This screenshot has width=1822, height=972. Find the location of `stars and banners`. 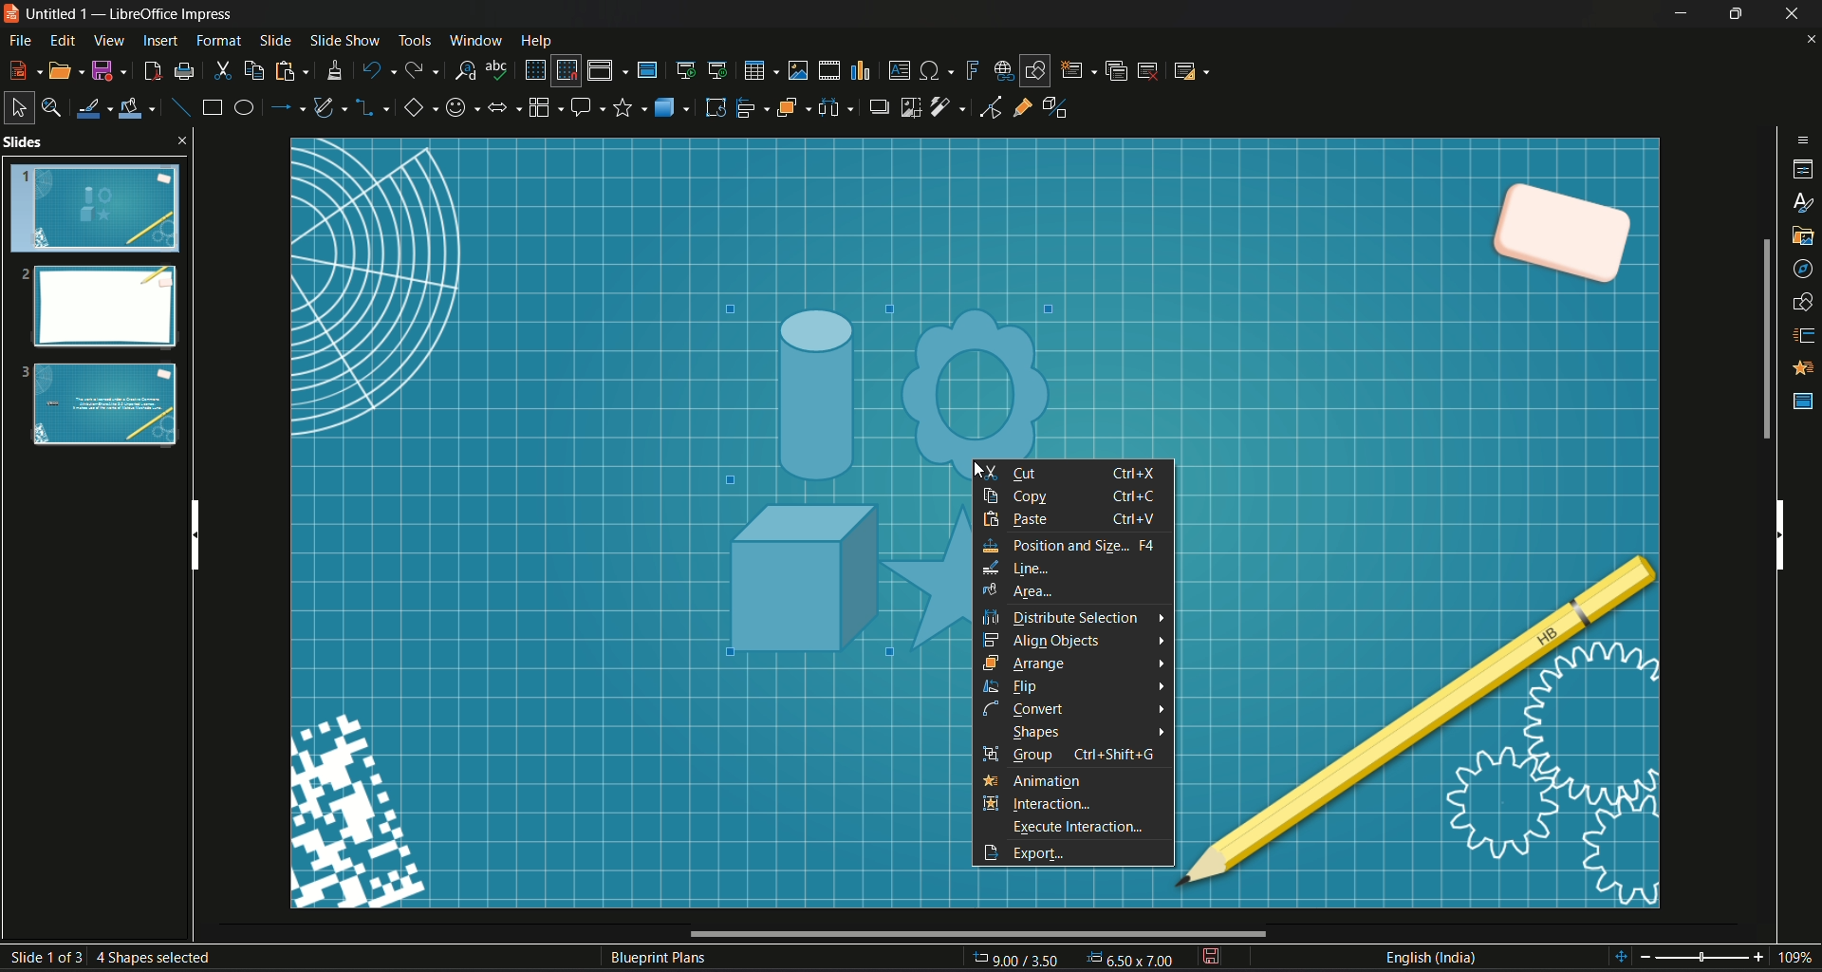

stars and banners is located at coordinates (629, 108).